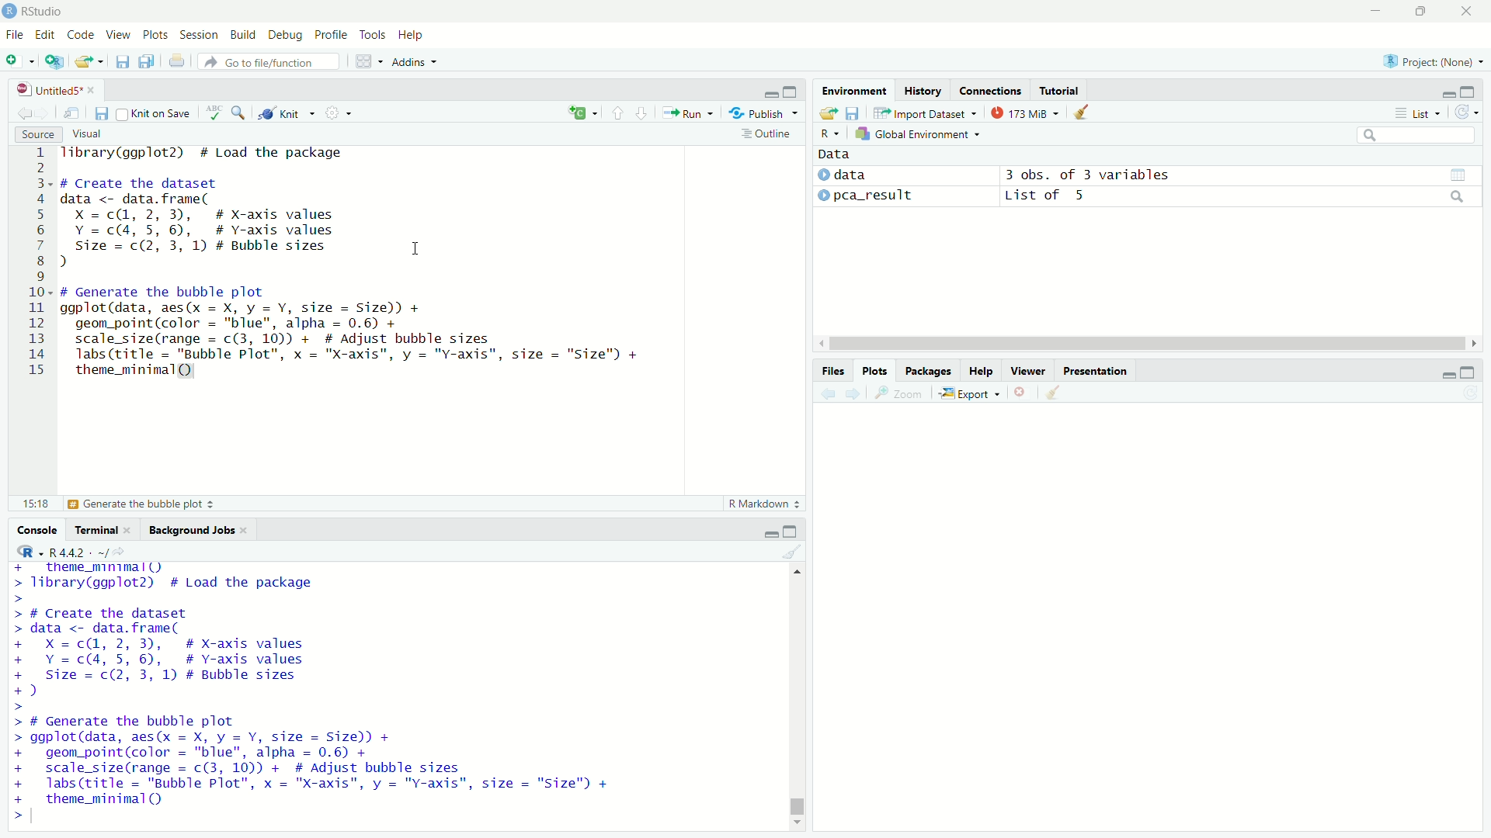 The width and height of the screenshot is (1491, 838). Describe the element at coordinates (103, 528) in the screenshot. I see `terminal` at that location.